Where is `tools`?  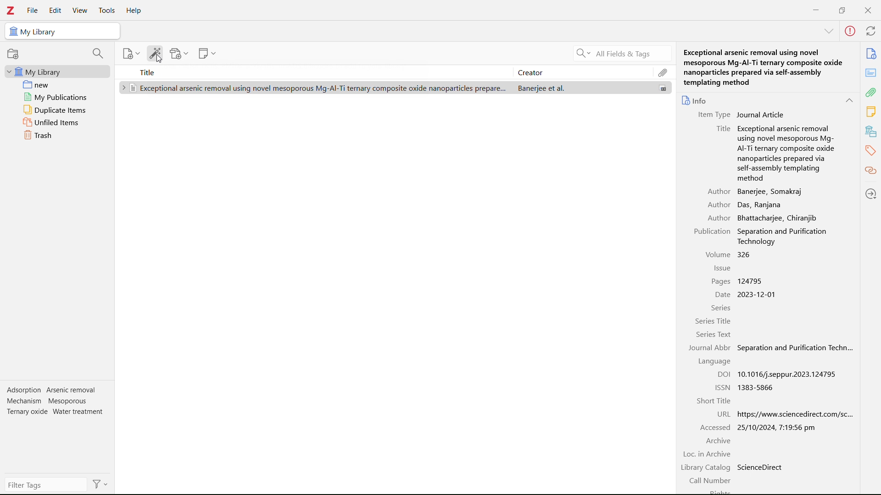 tools is located at coordinates (106, 11).